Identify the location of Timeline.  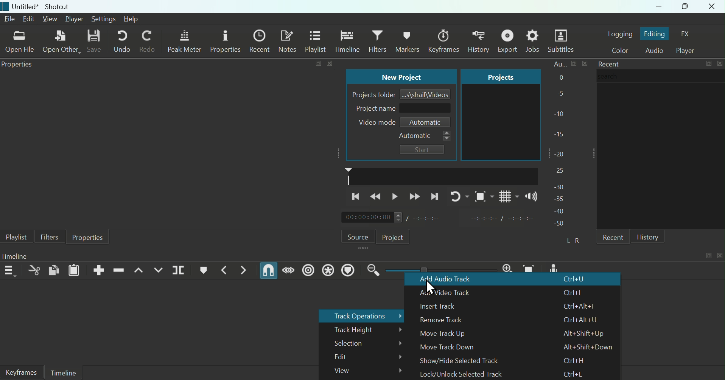
(347, 41).